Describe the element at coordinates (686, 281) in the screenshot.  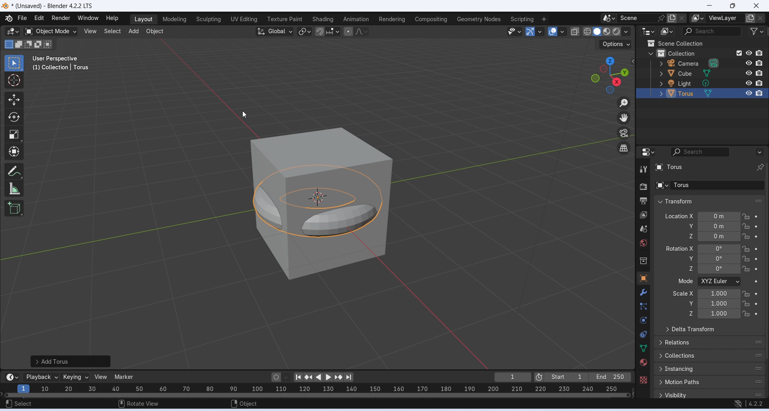
I see `Mode` at that location.